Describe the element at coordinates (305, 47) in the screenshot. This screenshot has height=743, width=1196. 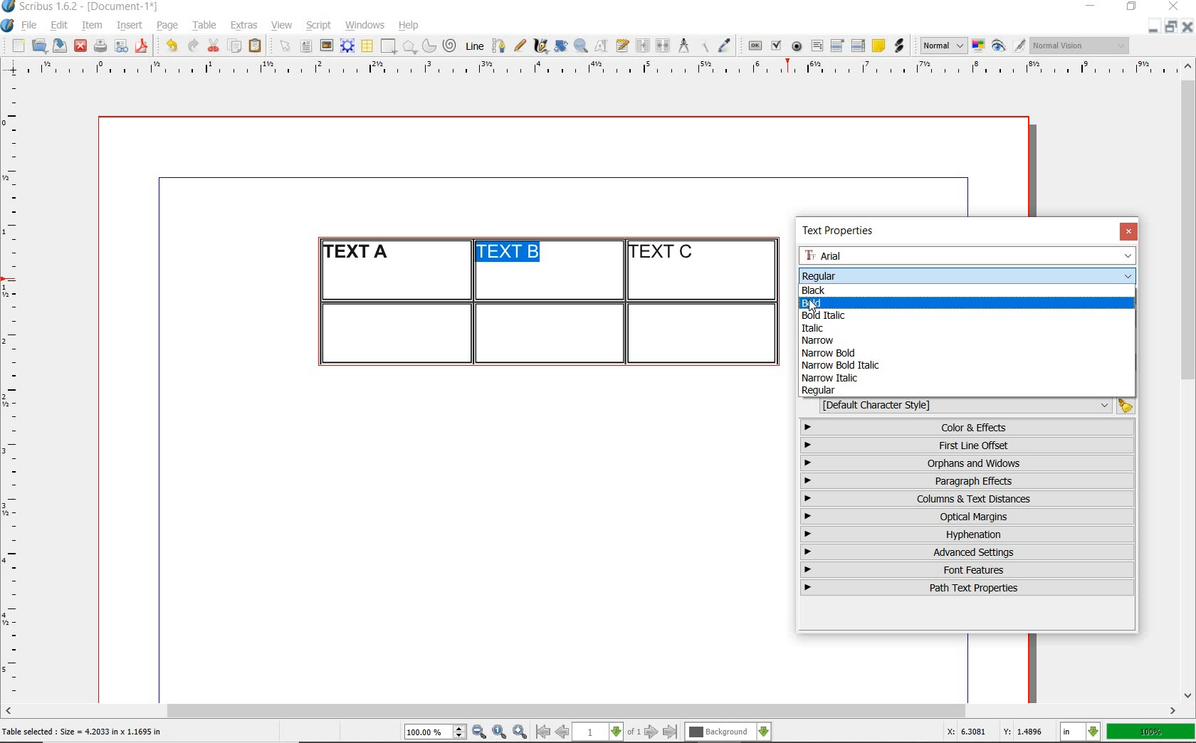
I see `text frame` at that location.